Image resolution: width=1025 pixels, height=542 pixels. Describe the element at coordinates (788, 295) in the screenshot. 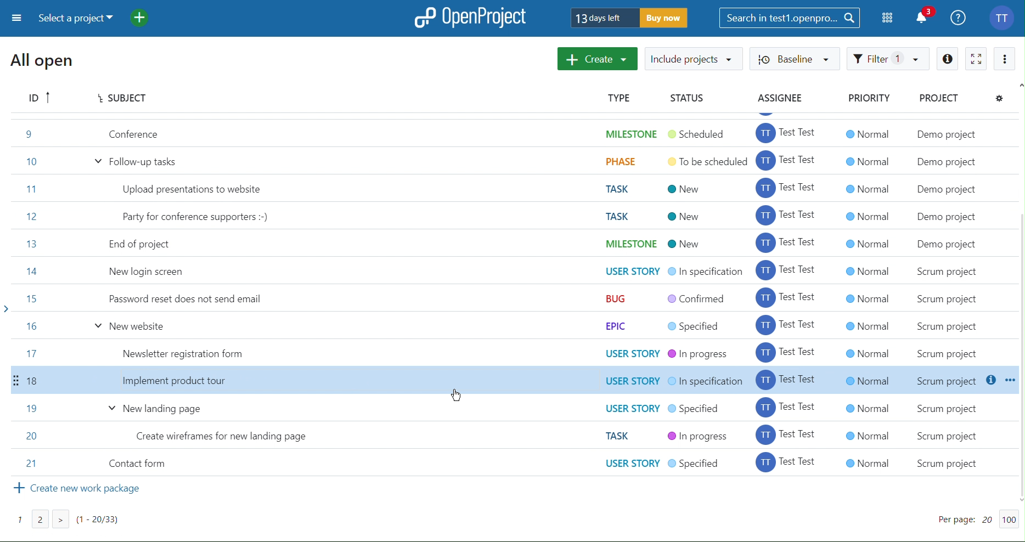

I see `Assignee of Work Packages` at that location.